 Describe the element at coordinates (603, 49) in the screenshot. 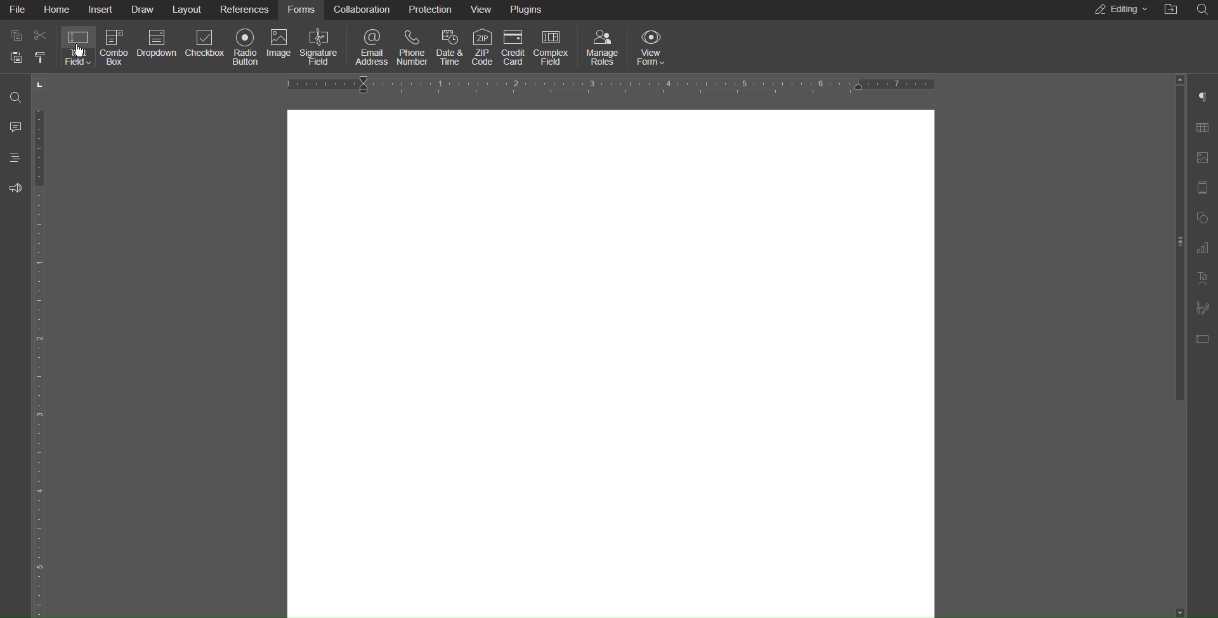

I see `Manage Rules` at that location.